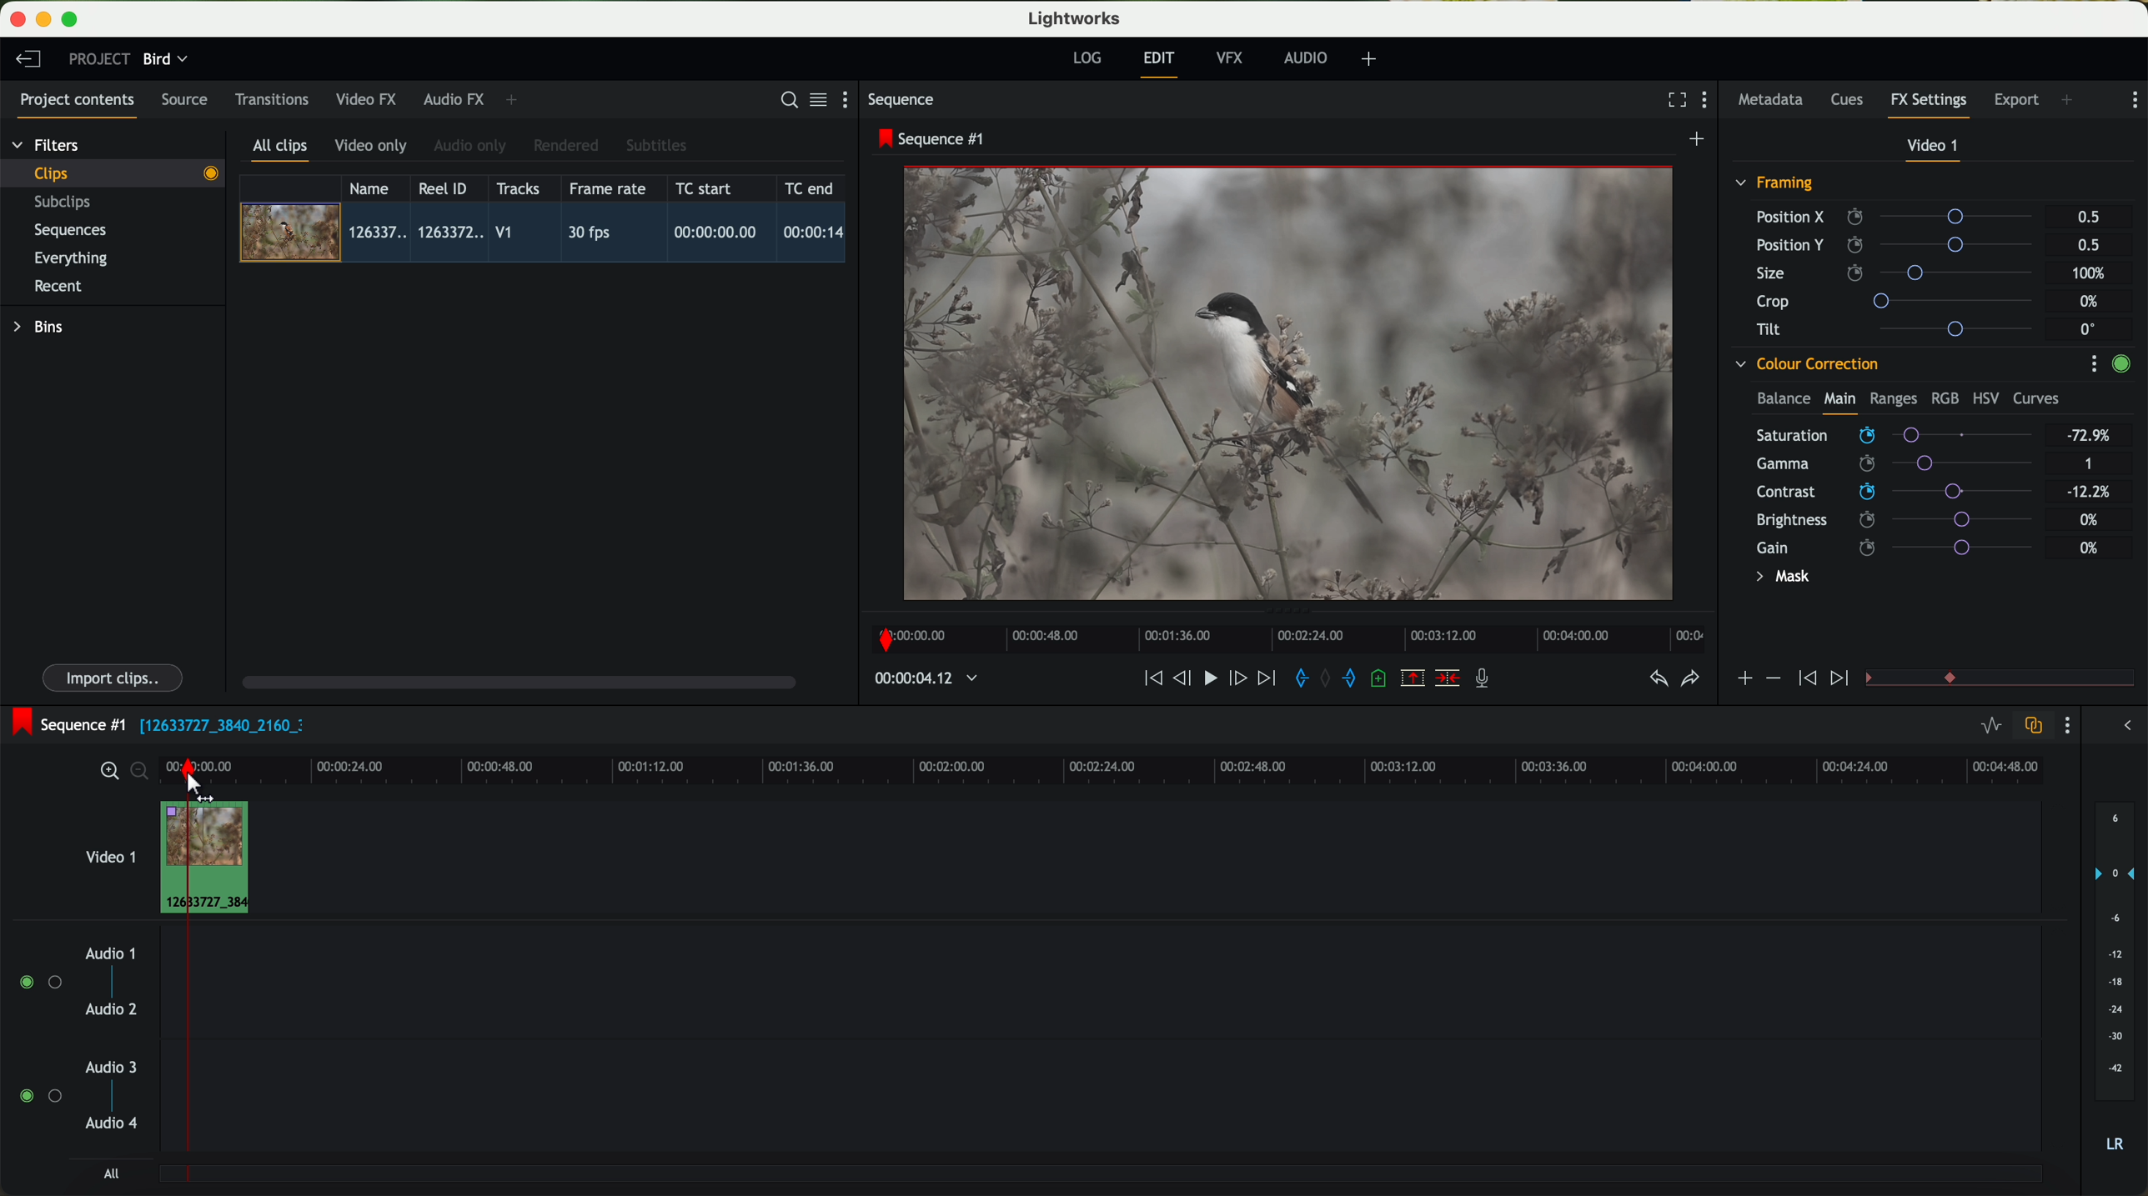 The width and height of the screenshot is (2148, 1196). I want to click on nudge one frame foward, so click(1240, 679).